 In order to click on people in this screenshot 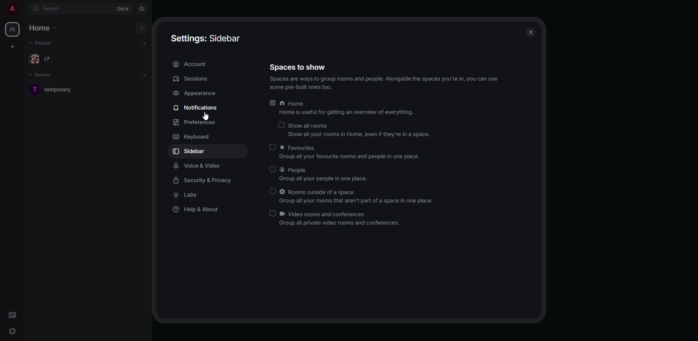, I will do `click(326, 174)`.